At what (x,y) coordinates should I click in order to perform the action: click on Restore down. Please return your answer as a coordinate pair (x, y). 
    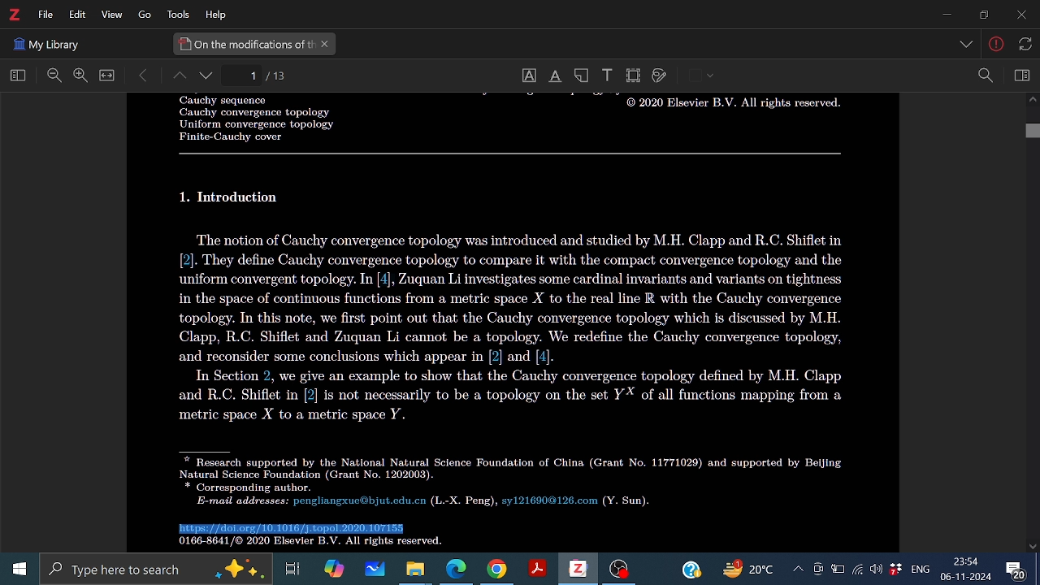
    Looking at the image, I should click on (981, 15).